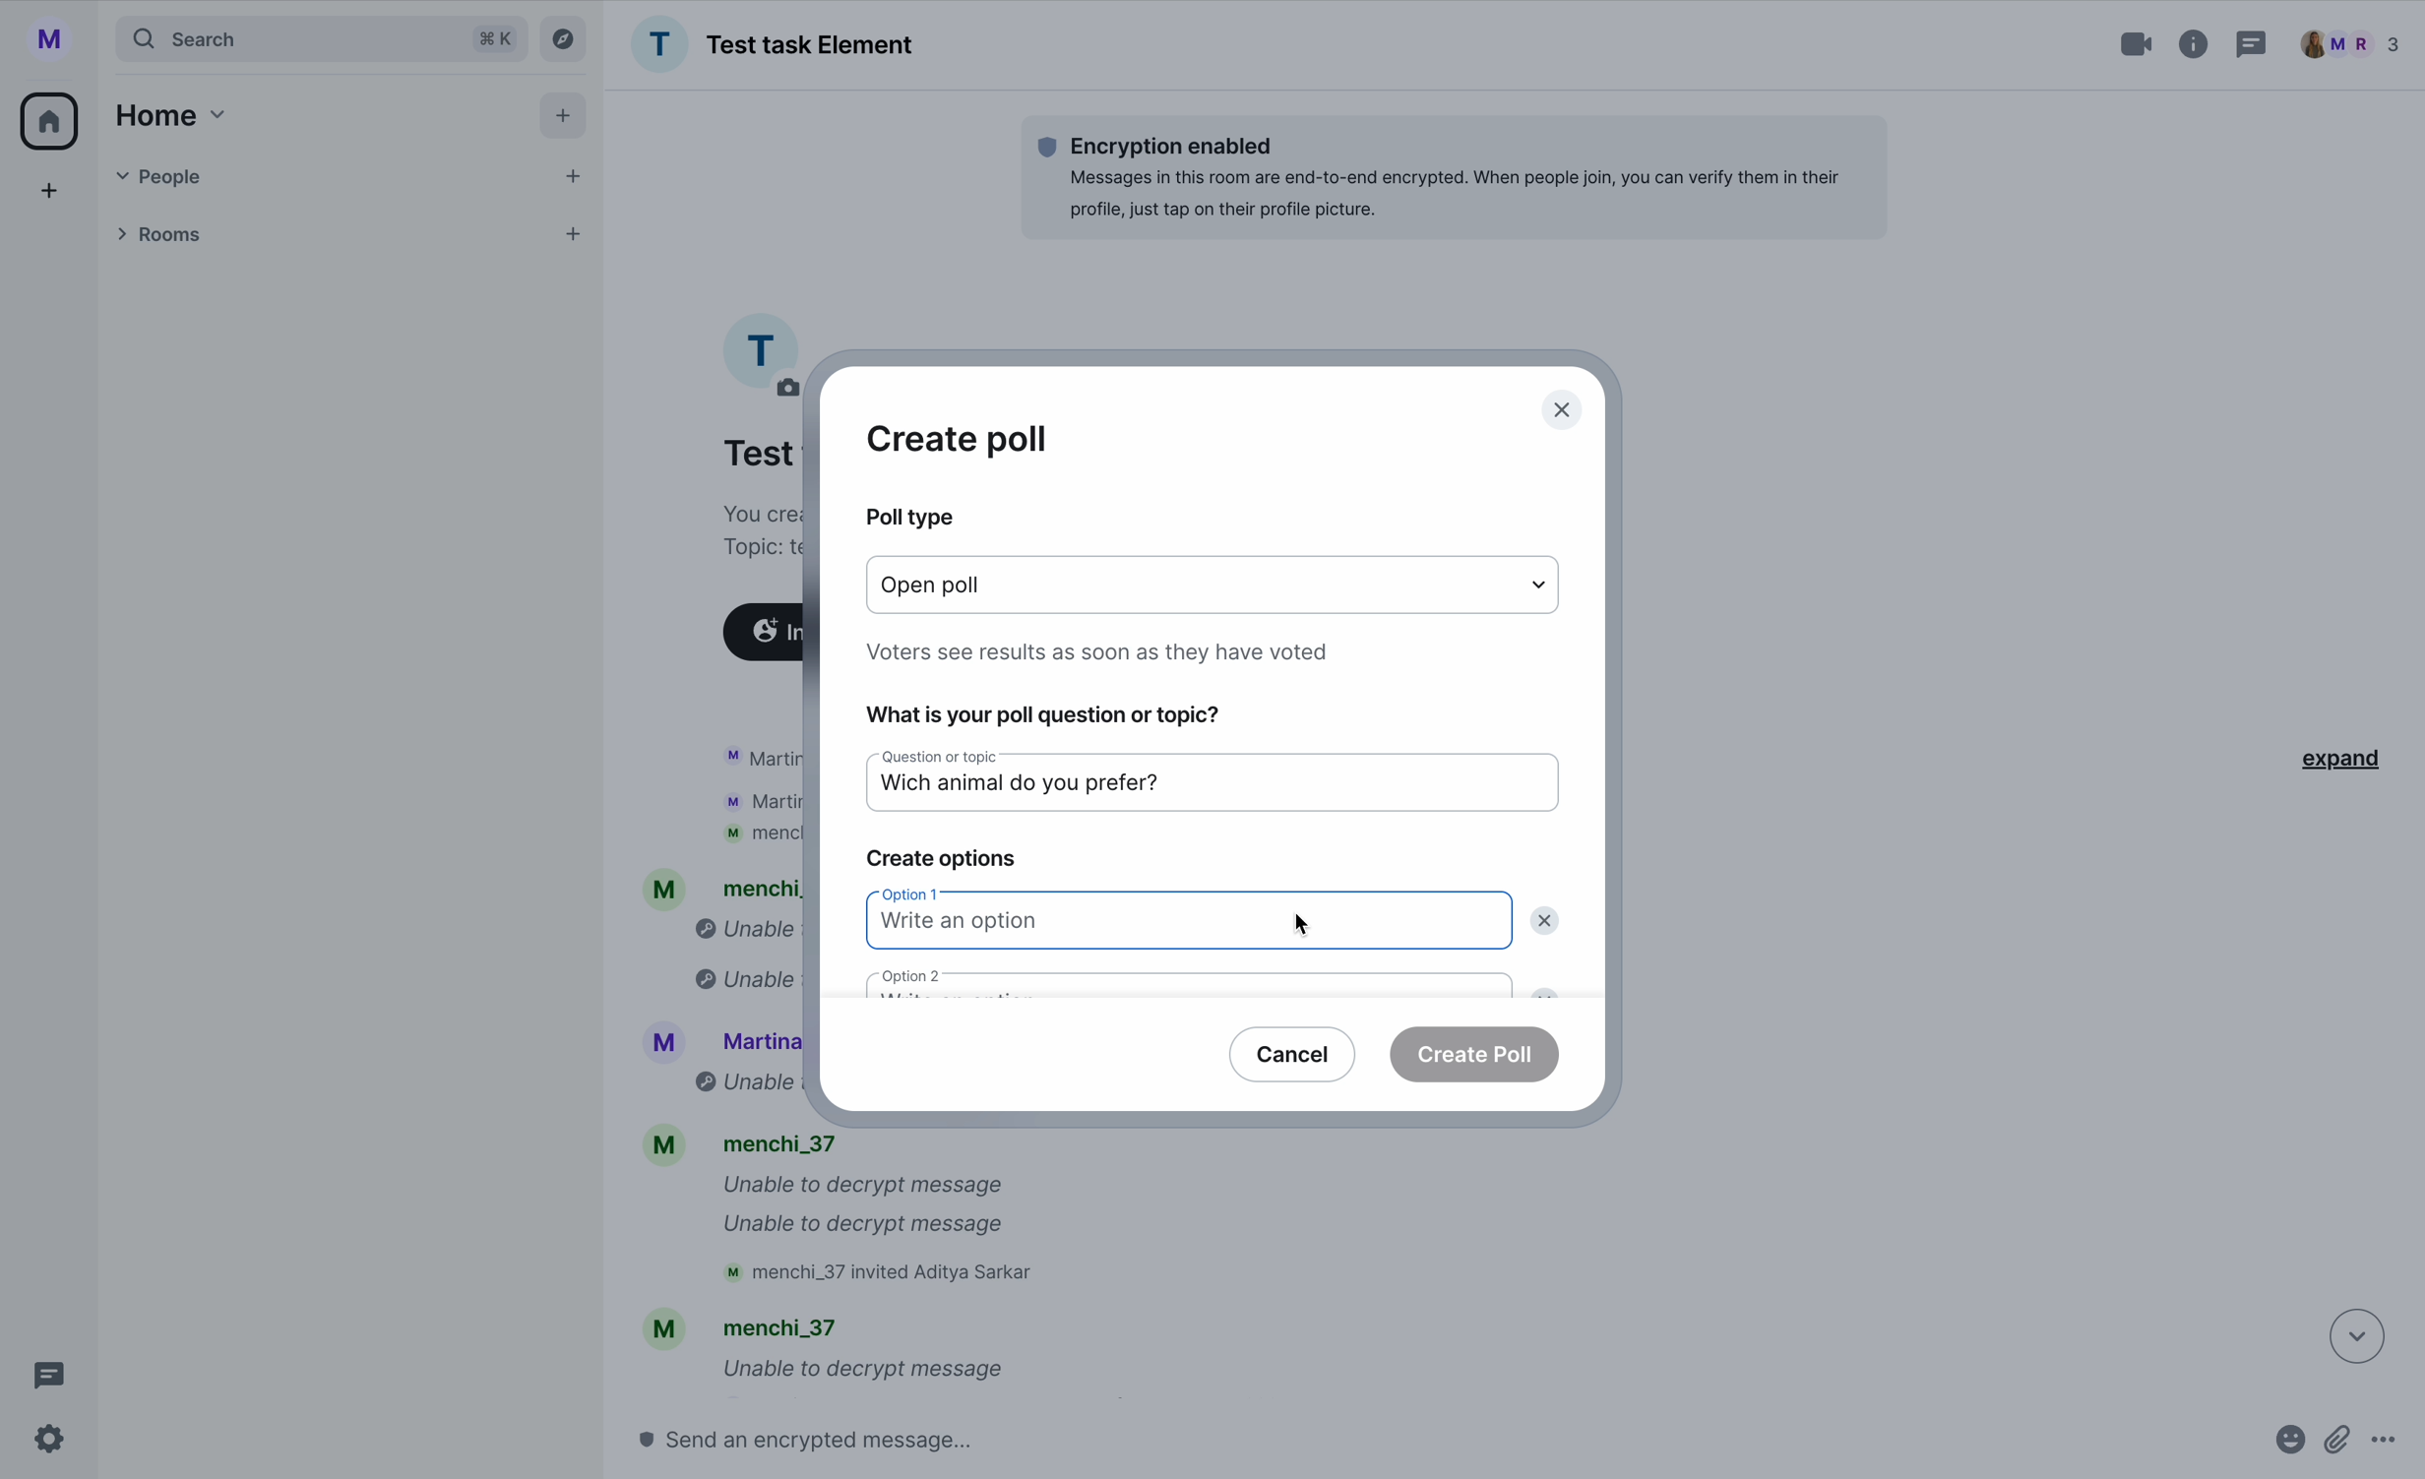  What do you see at coordinates (1216, 585) in the screenshot?
I see `type options` at bounding box center [1216, 585].